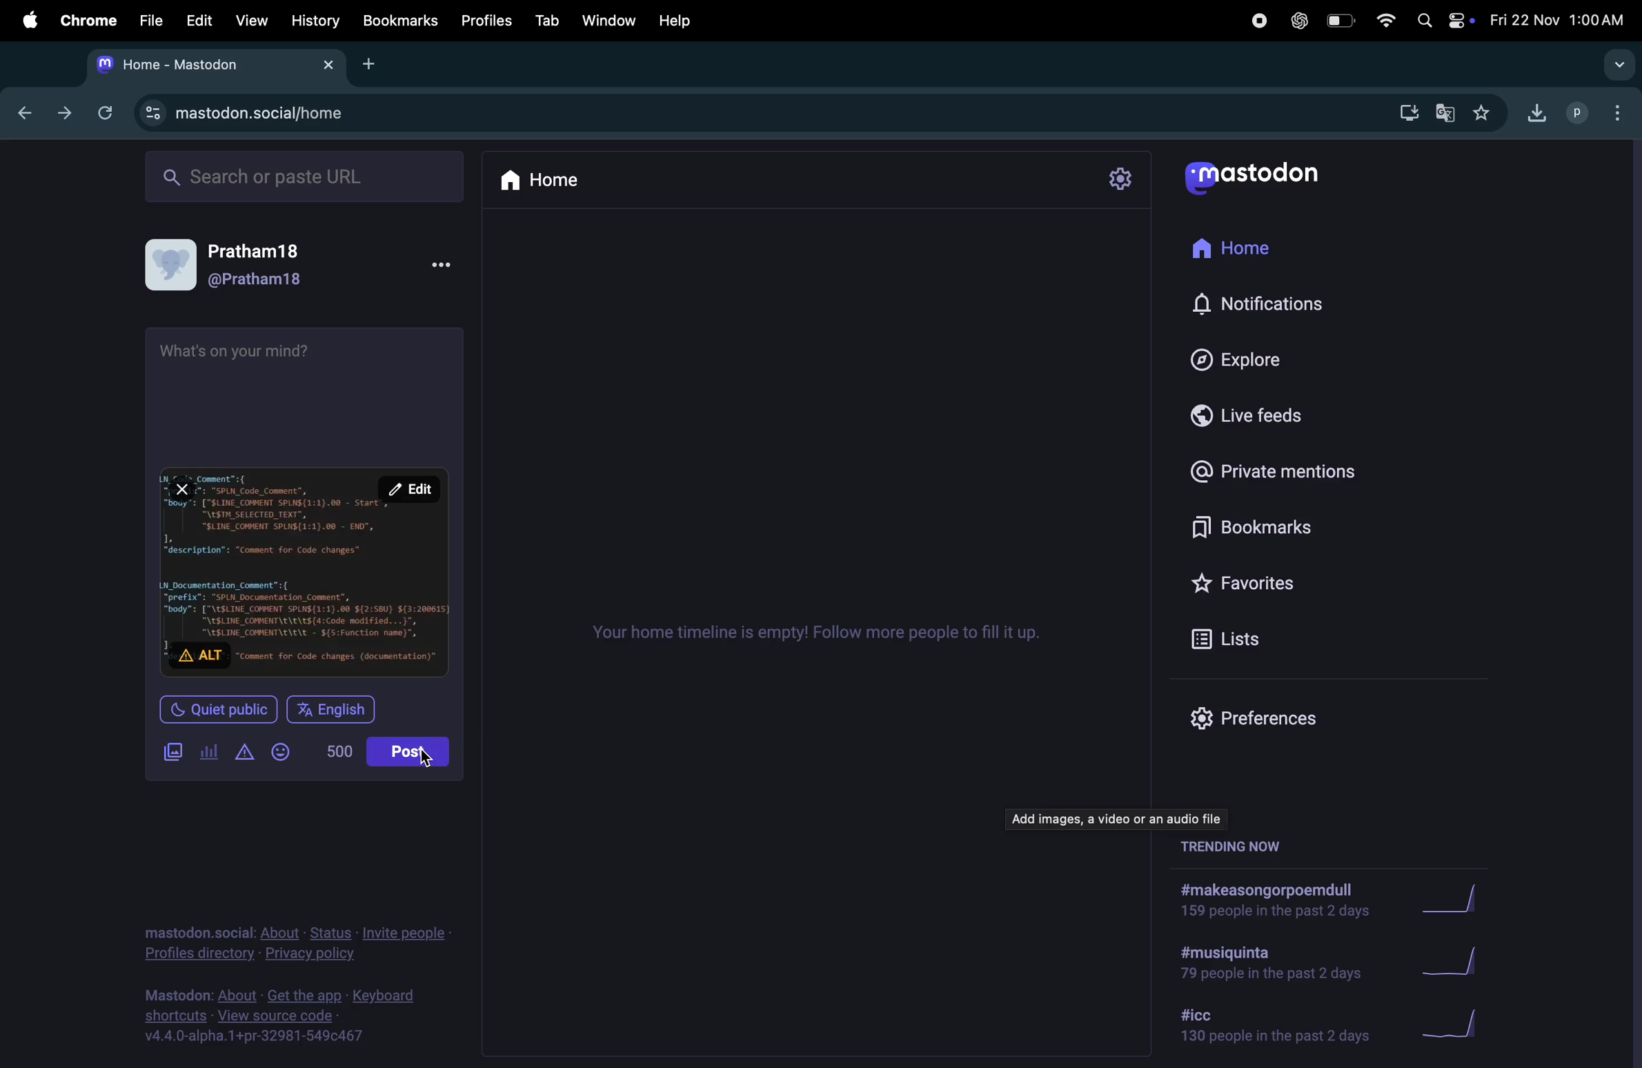  I want to click on cursor, so click(426, 759).